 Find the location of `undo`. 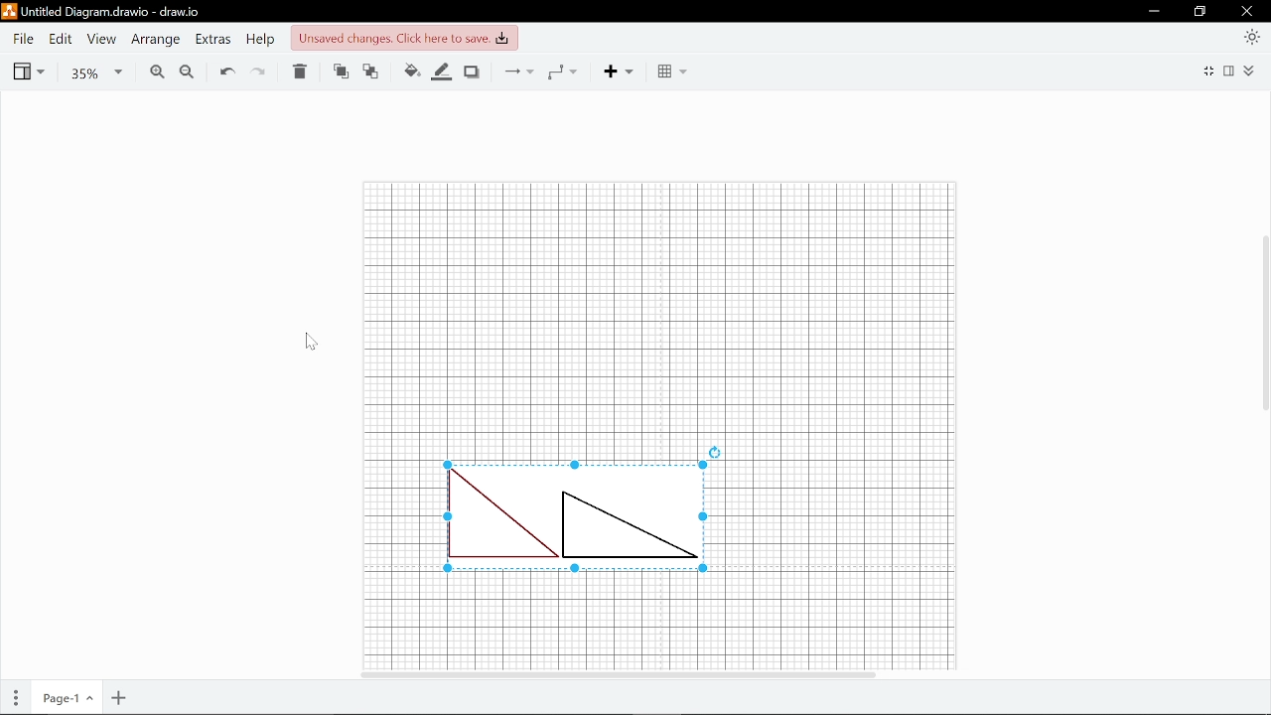

undo is located at coordinates (223, 71).